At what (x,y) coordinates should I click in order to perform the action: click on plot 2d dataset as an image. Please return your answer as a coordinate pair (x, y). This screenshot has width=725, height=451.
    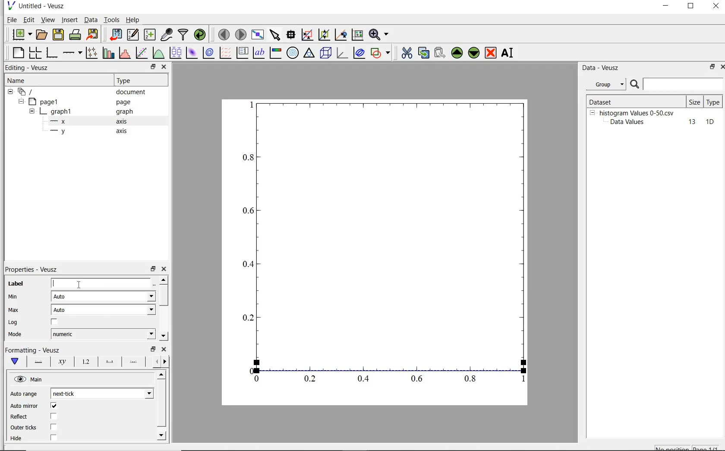
    Looking at the image, I should click on (192, 53).